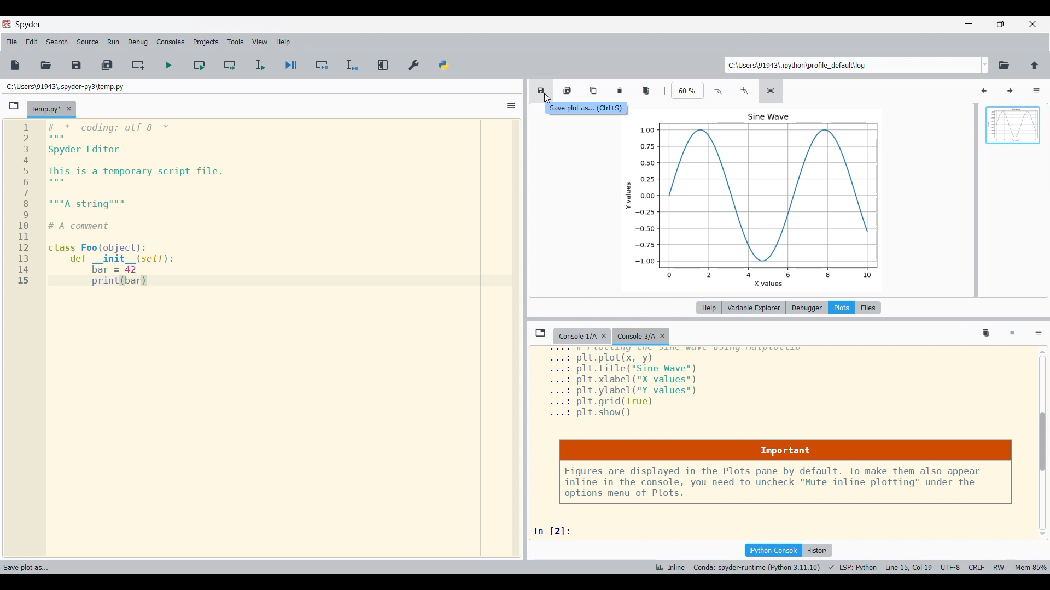  What do you see at coordinates (540, 91) in the screenshot?
I see `Save plot as` at bounding box center [540, 91].